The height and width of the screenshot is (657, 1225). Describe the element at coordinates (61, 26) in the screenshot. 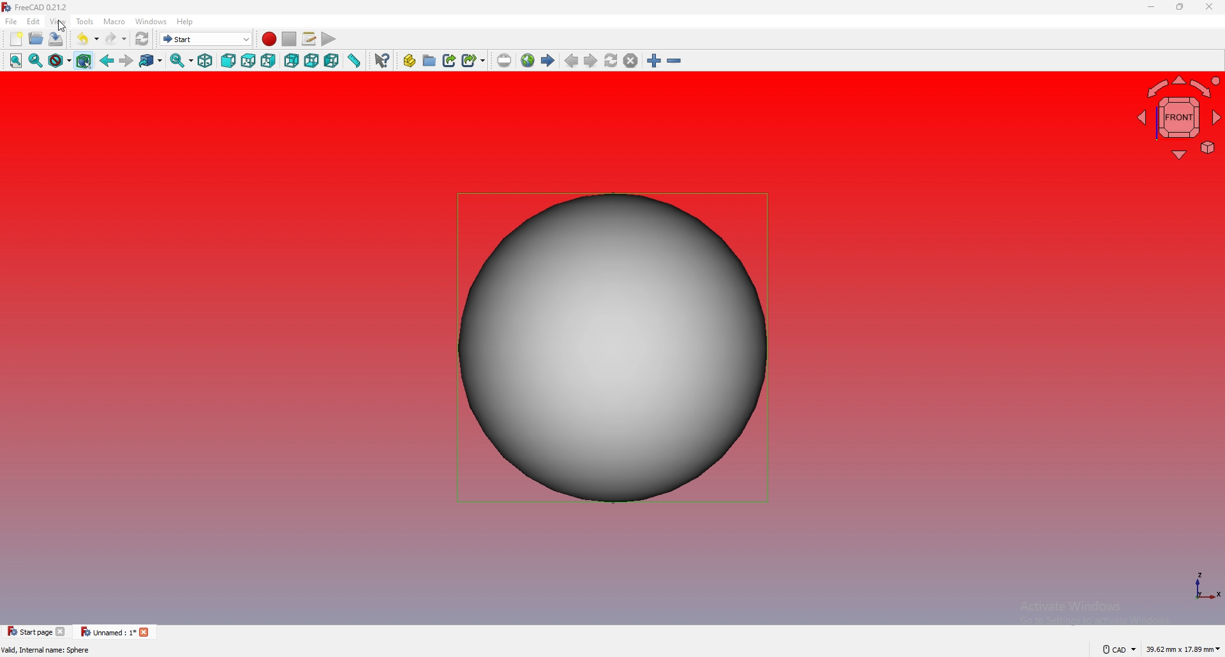

I see `cursor` at that location.